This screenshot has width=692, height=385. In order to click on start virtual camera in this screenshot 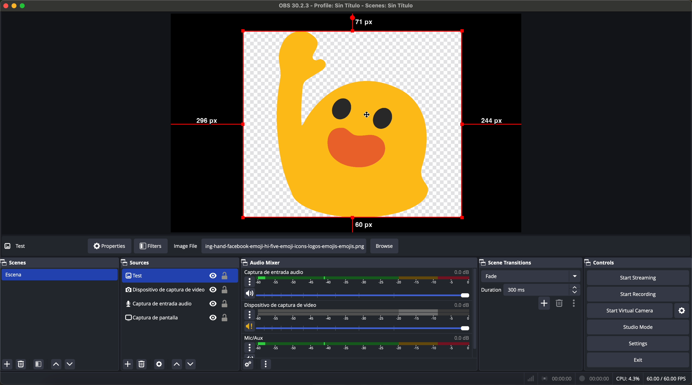, I will do `click(630, 310)`.